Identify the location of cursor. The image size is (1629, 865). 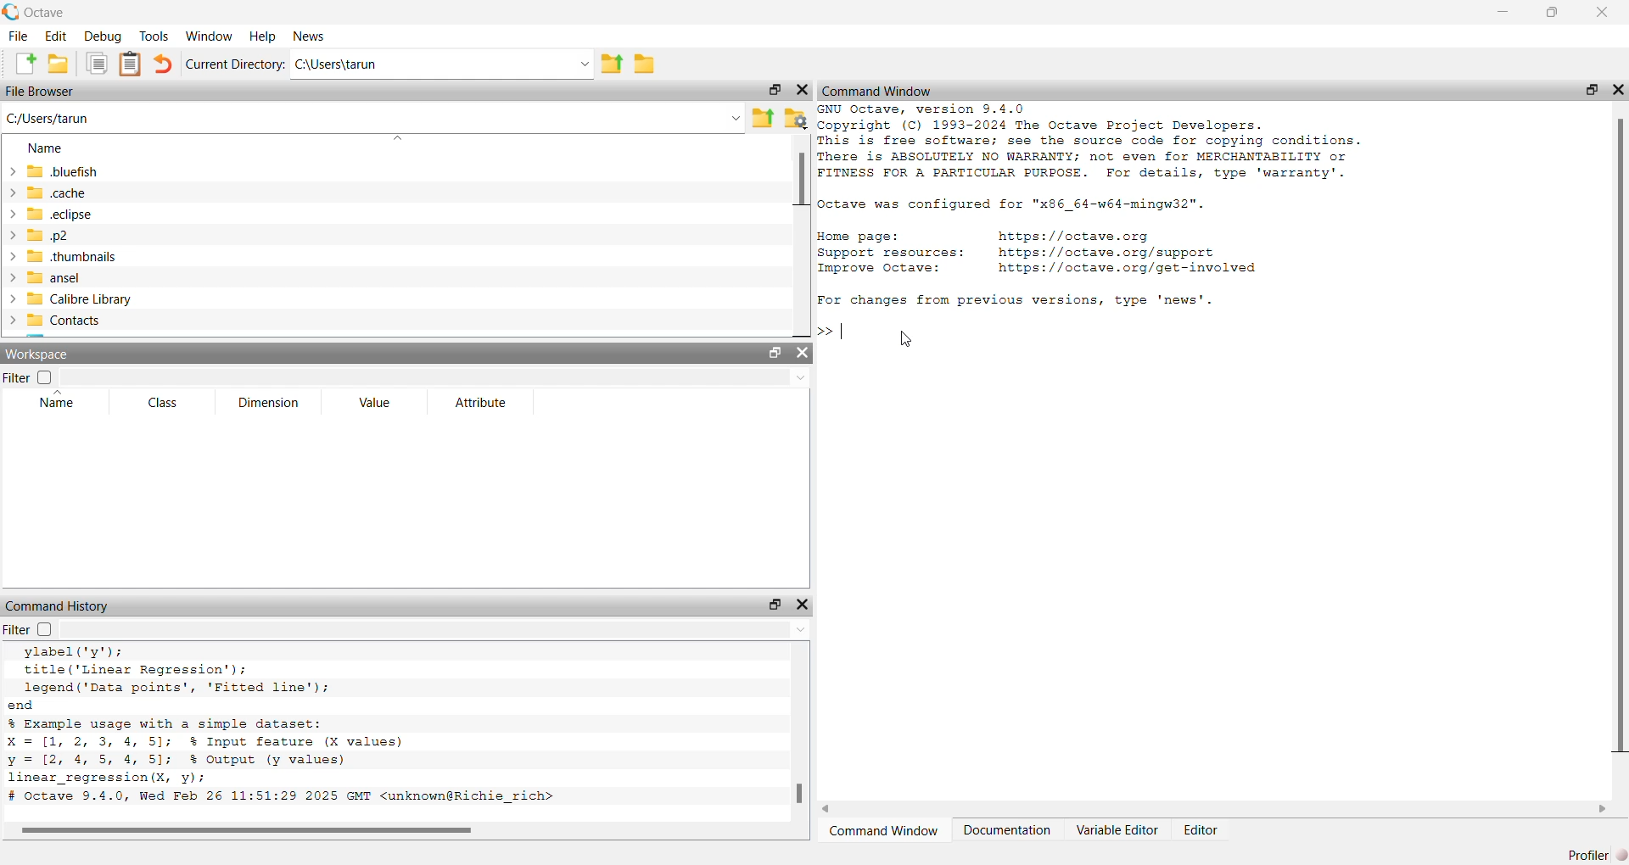
(909, 340).